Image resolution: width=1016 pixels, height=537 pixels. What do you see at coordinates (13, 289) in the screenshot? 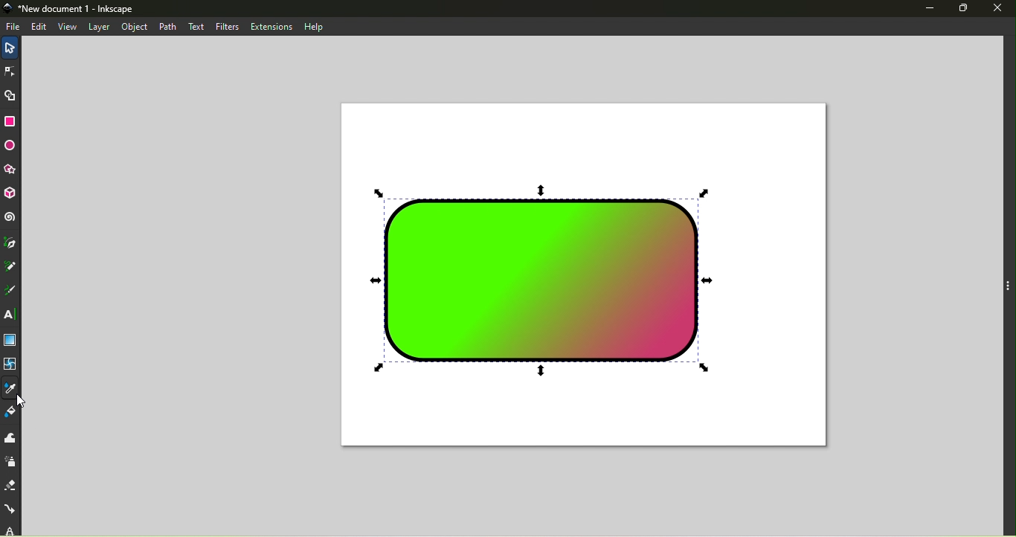
I see `Calligraphy` at bounding box center [13, 289].